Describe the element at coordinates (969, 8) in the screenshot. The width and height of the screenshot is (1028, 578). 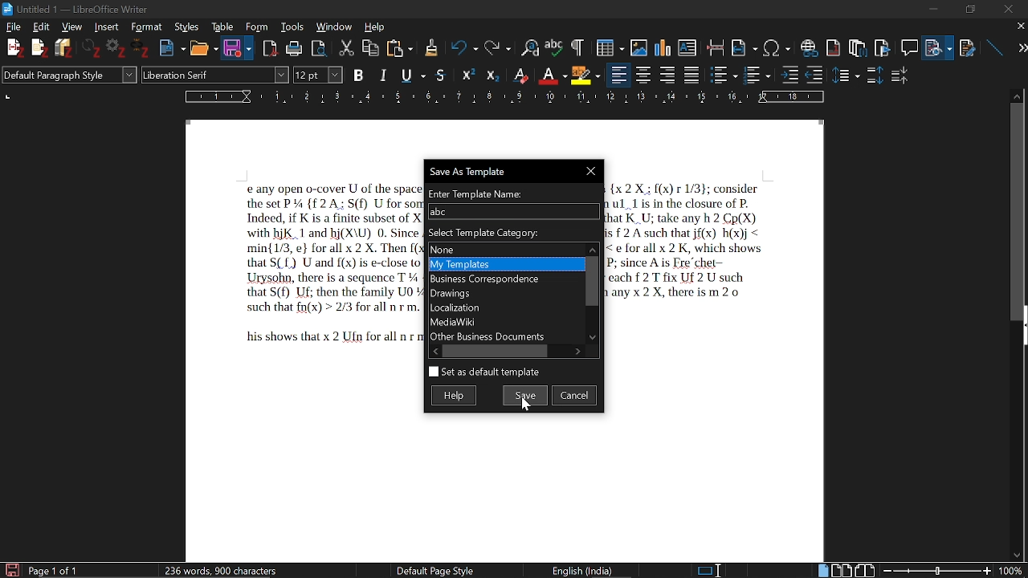
I see `maximize` at that location.